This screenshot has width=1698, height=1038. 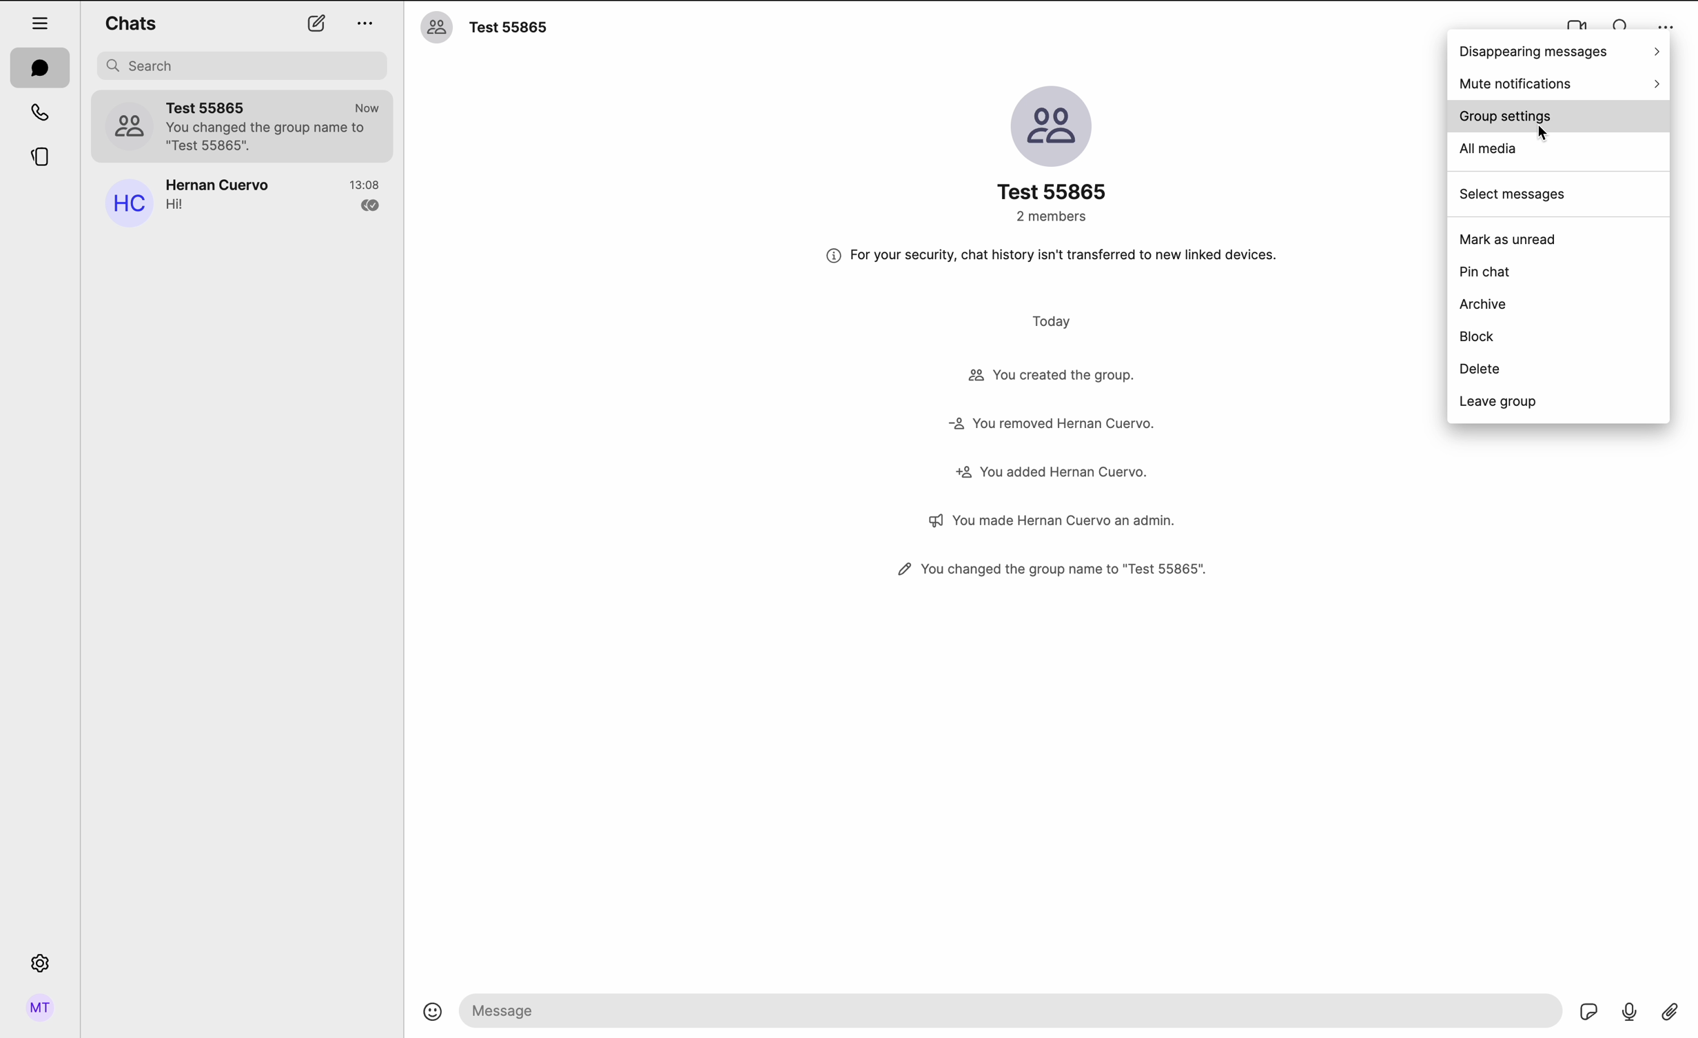 What do you see at coordinates (130, 123) in the screenshot?
I see `profile picture` at bounding box center [130, 123].